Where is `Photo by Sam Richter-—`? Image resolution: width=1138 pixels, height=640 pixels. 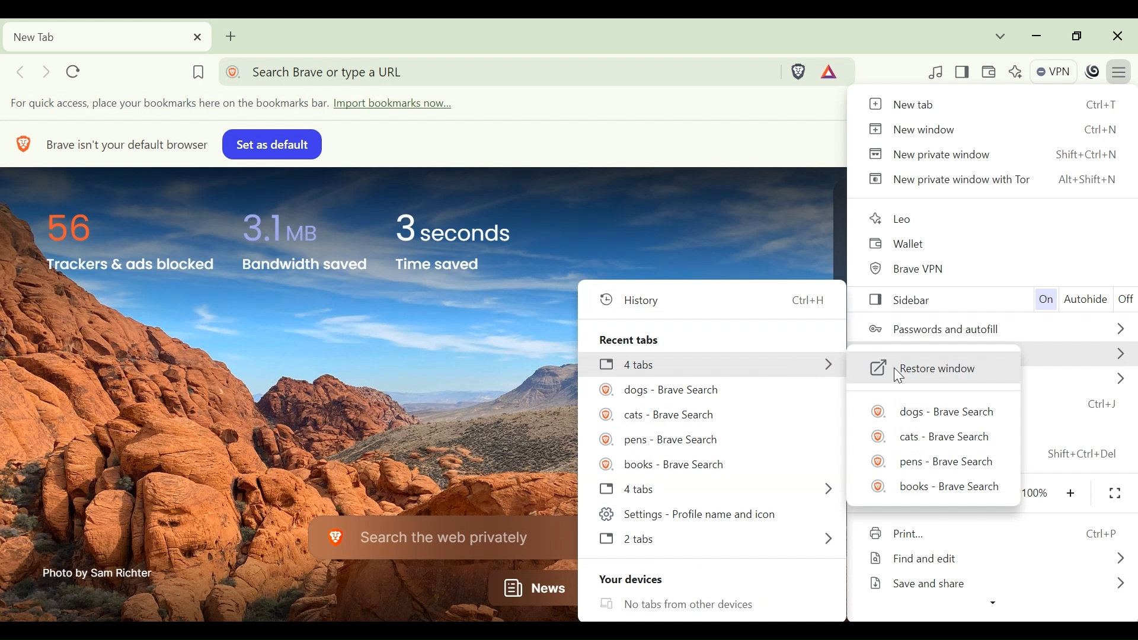
Photo by Sam Richter-— is located at coordinates (99, 572).